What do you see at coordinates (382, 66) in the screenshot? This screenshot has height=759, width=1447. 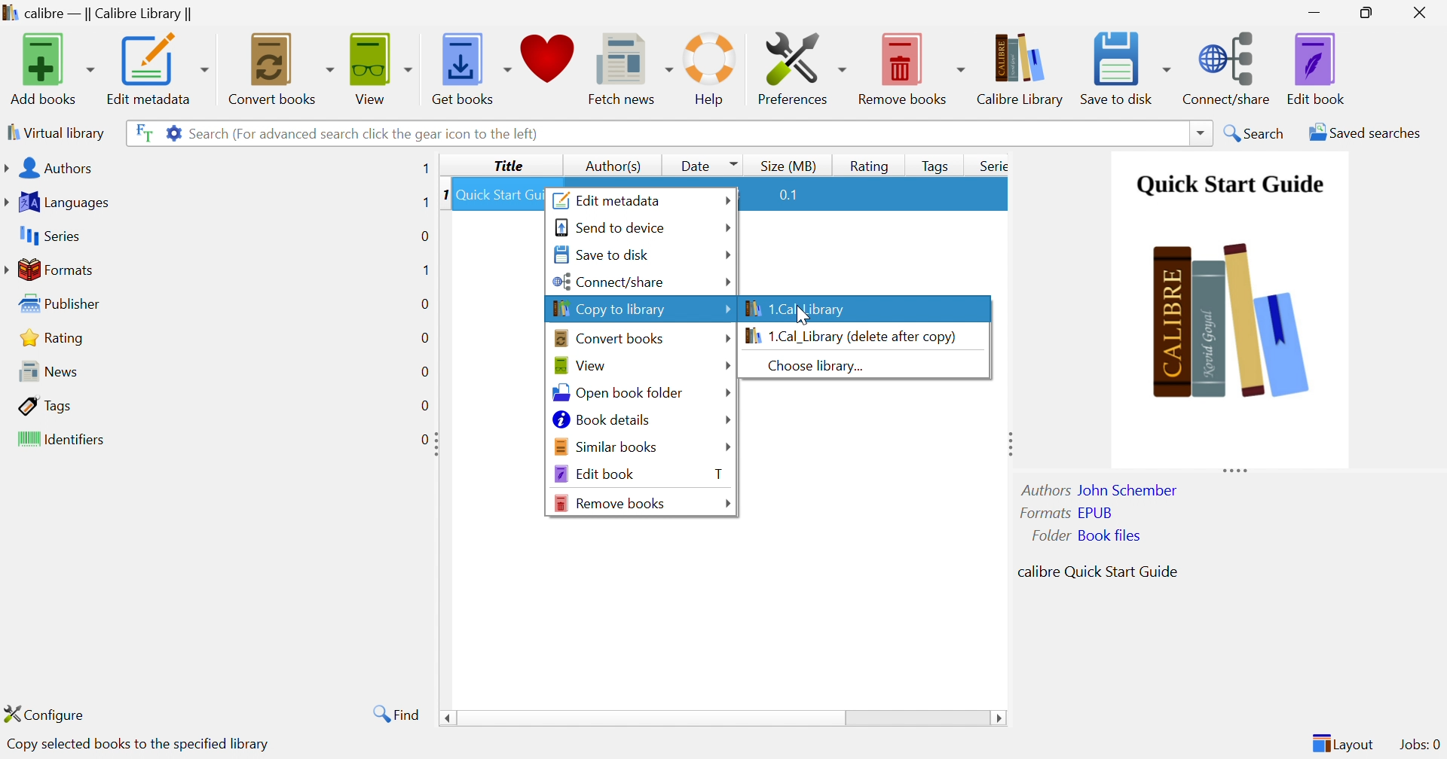 I see `View` at bounding box center [382, 66].